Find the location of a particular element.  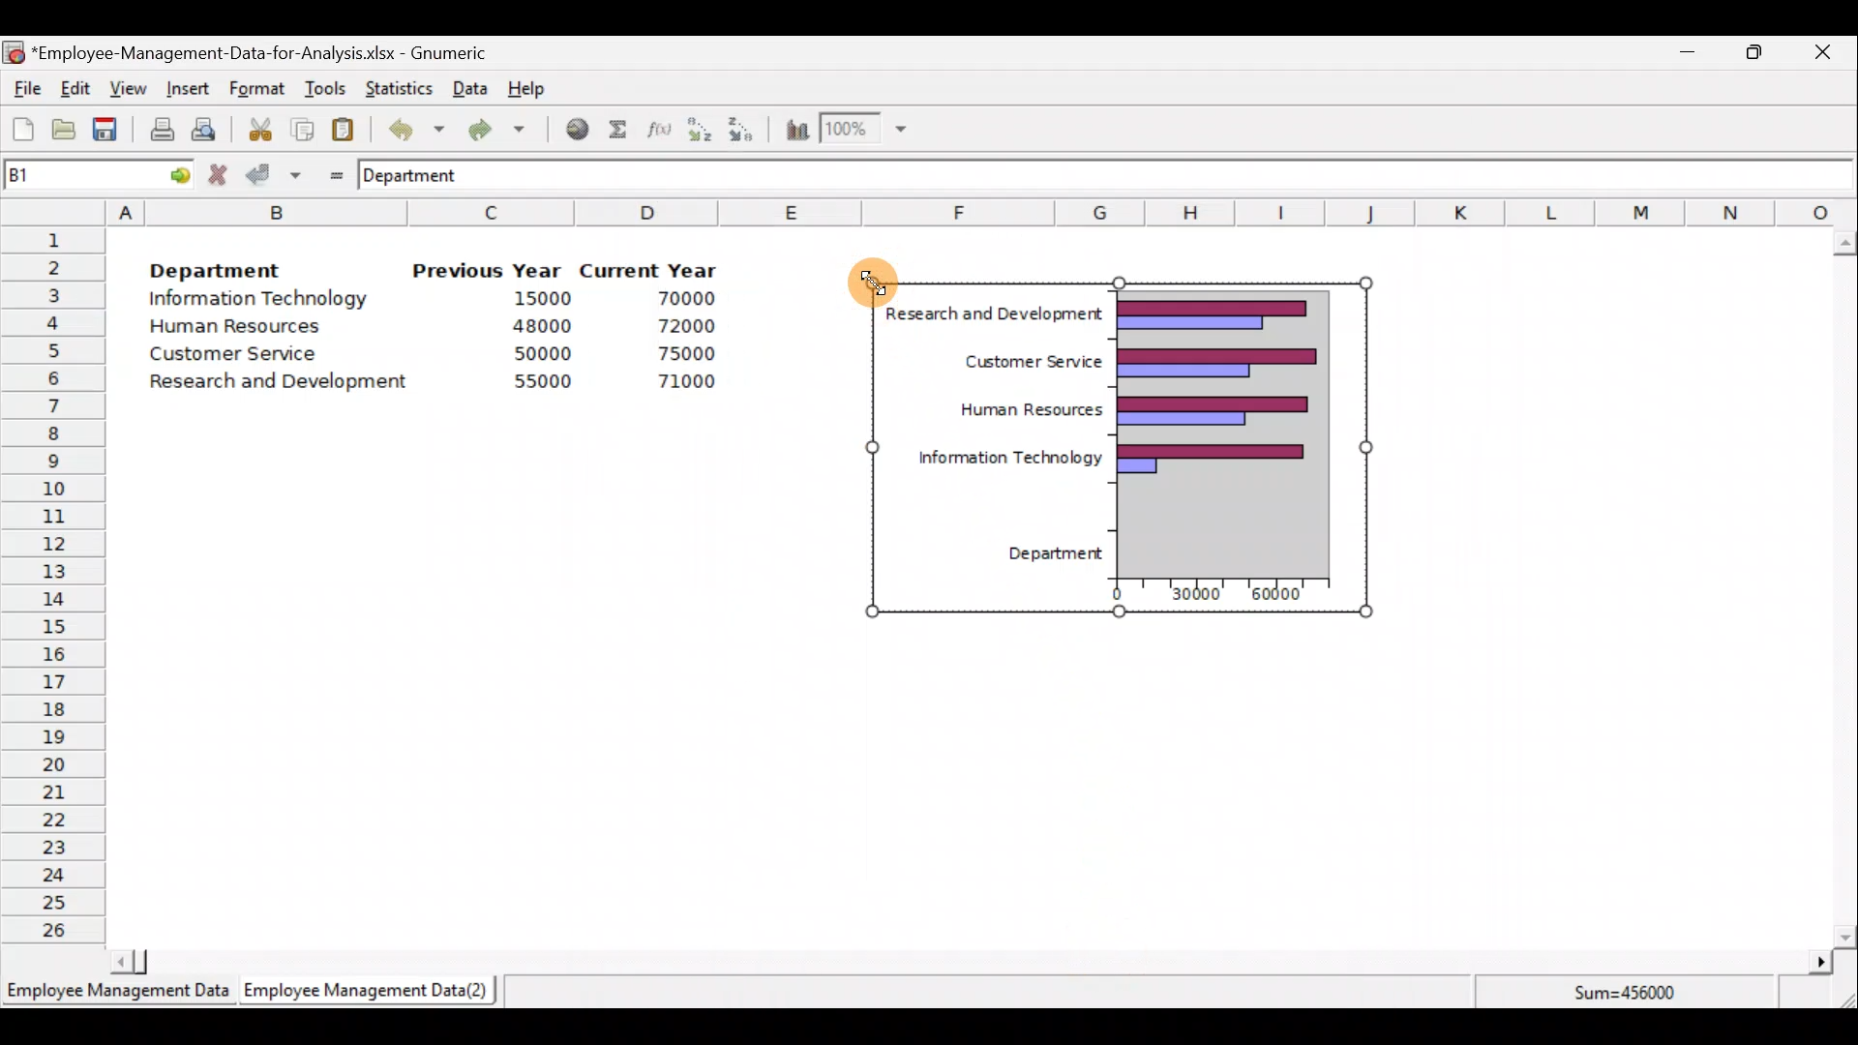

Scroll bar is located at coordinates (968, 962).